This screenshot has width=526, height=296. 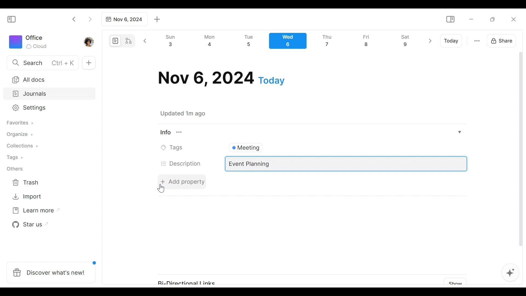 What do you see at coordinates (173, 148) in the screenshot?
I see `Tags` at bounding box center [173, 148].